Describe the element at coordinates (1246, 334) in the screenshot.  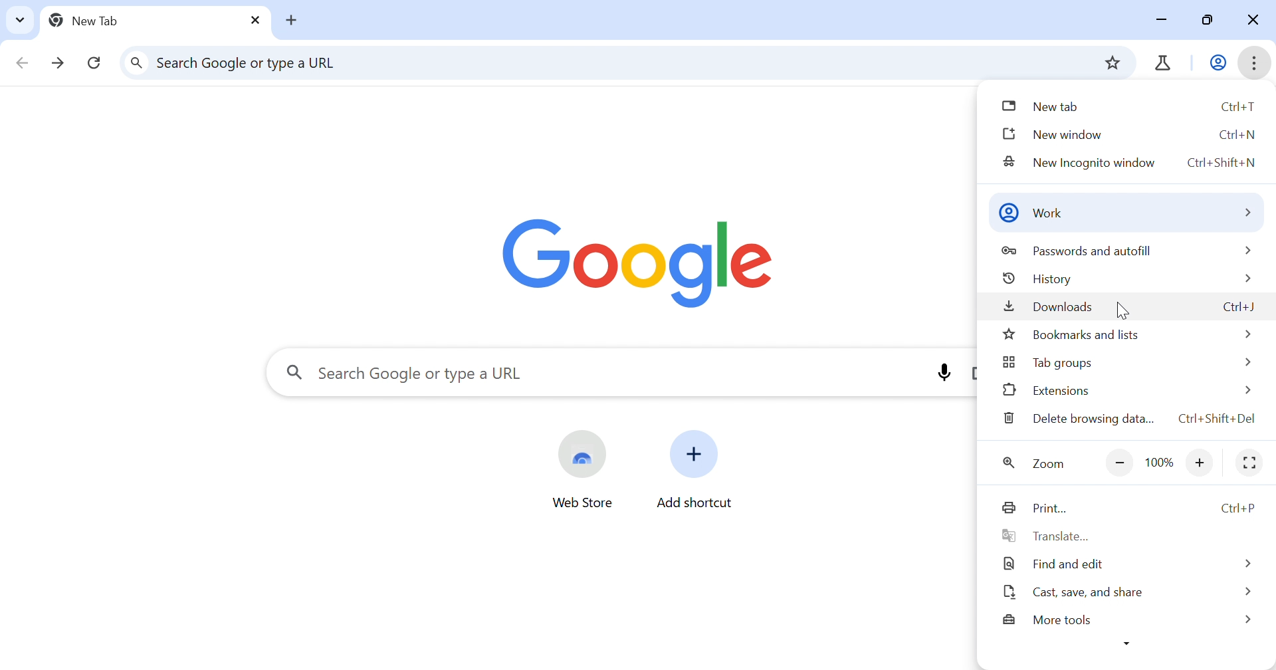
I see `Arrow` at that location.